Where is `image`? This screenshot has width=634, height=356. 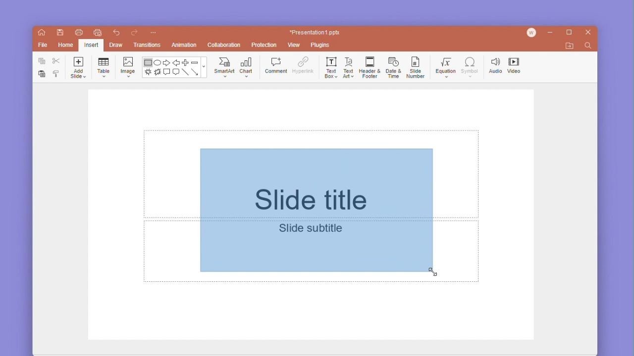
image is located at coordinates (128, 67).